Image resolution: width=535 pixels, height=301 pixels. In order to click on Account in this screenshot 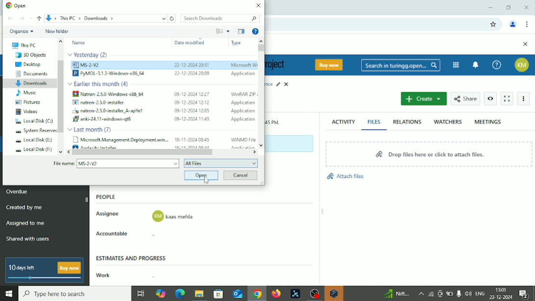, I will do `click(513, 25)`.